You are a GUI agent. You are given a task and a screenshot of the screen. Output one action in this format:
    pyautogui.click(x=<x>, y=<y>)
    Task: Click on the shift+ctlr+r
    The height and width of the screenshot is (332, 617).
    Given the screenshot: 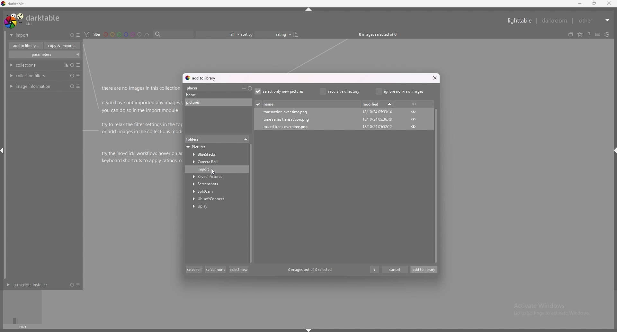 What is the action you would take?
    pyautogui.click(x=613, y=150)
    